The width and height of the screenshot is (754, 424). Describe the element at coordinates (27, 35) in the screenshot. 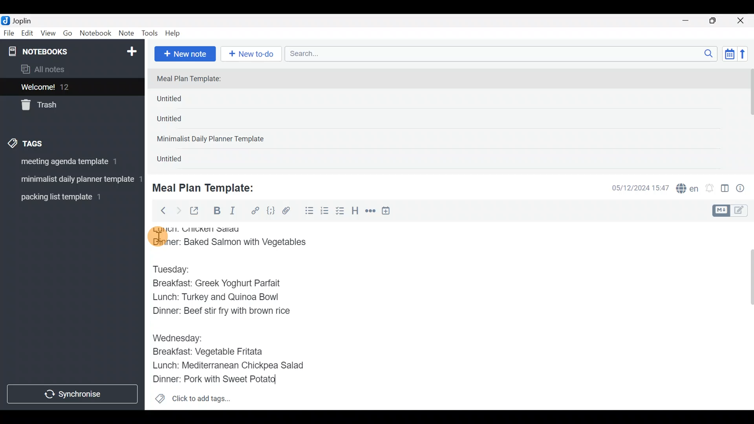

I see `Edit` at that location.